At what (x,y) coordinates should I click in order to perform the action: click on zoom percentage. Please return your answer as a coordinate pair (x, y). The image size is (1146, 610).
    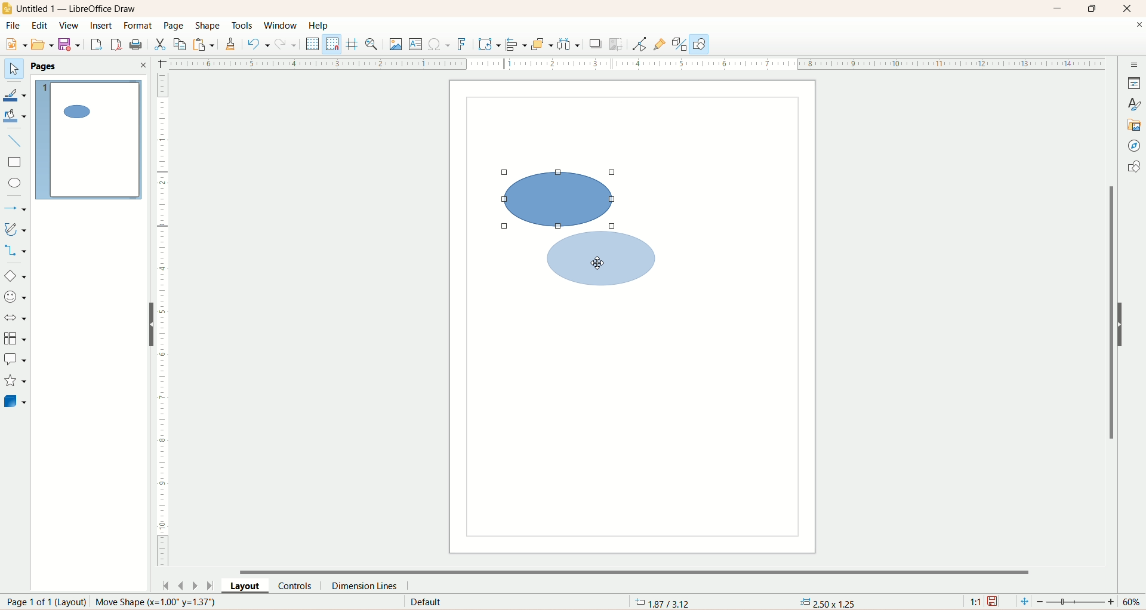
    Looking at the image, I should click on (1134, 602).